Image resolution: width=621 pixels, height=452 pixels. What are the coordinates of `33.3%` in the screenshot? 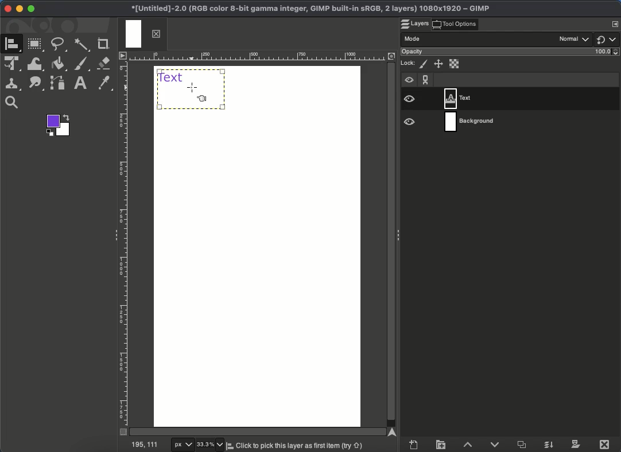 It's located at (211, 445).